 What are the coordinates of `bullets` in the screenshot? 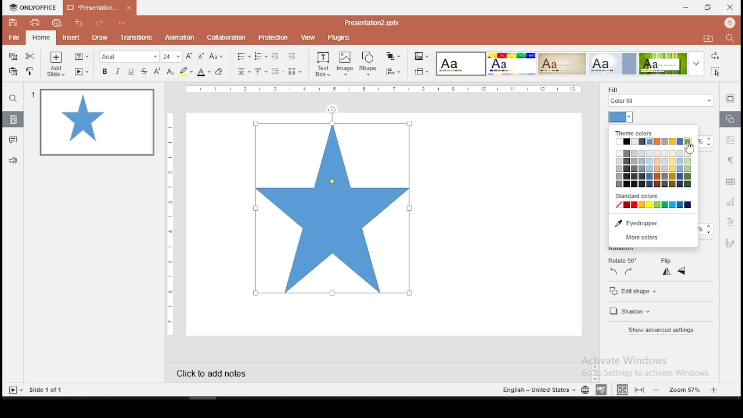 It's located at (243, 56).